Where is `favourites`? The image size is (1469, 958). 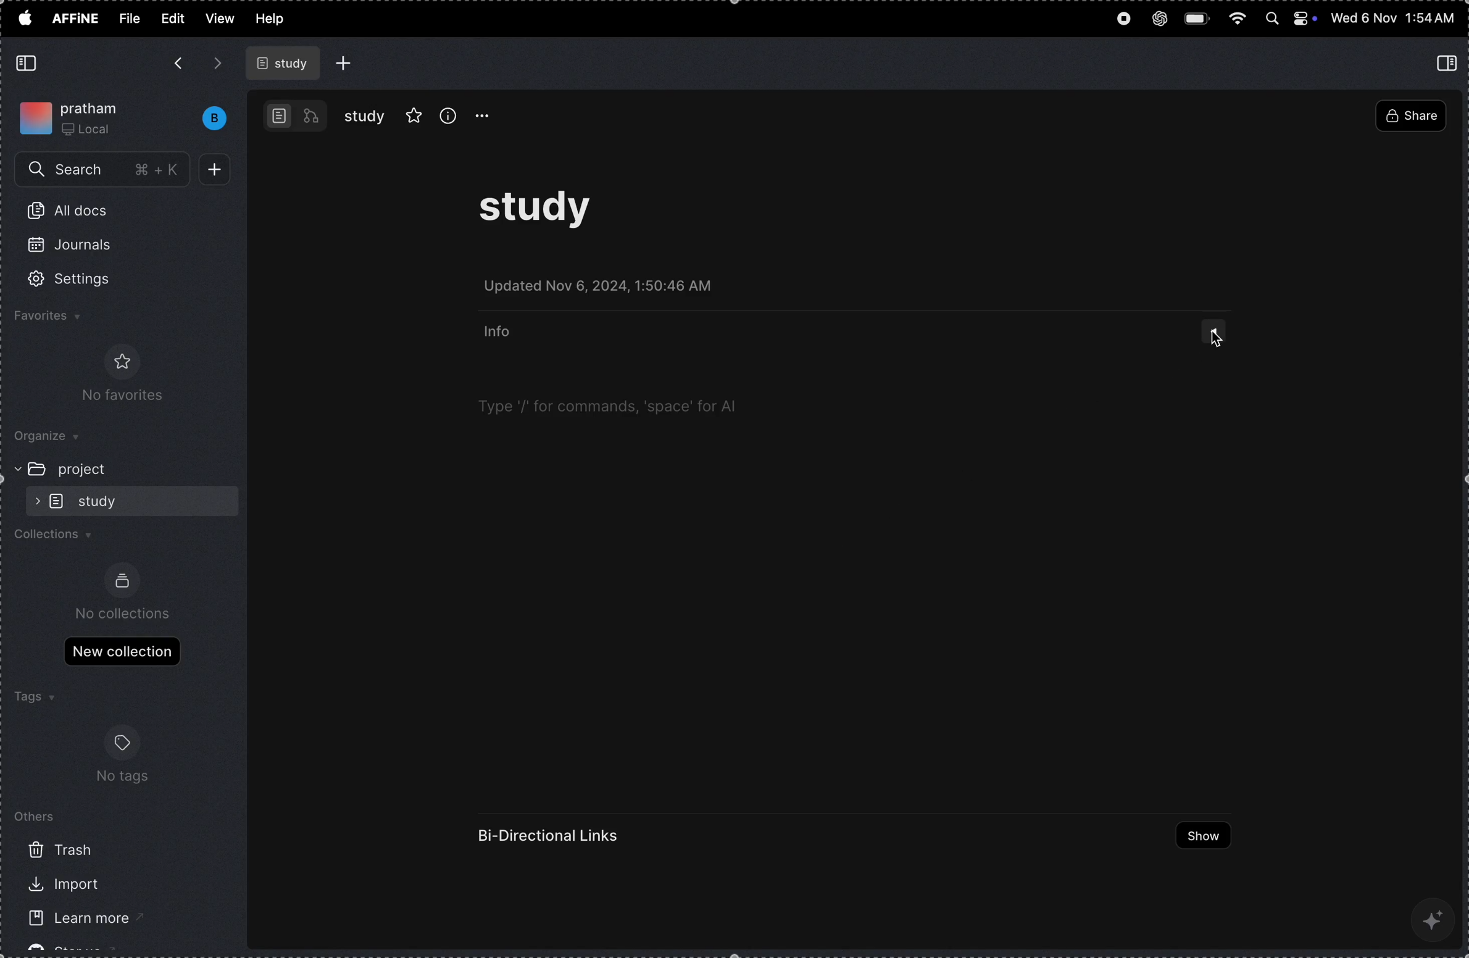
favourites is located at coordinates (414, 114).